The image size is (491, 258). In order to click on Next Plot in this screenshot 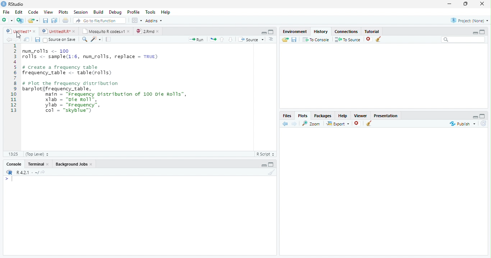, I will do `click(295, 124)`.